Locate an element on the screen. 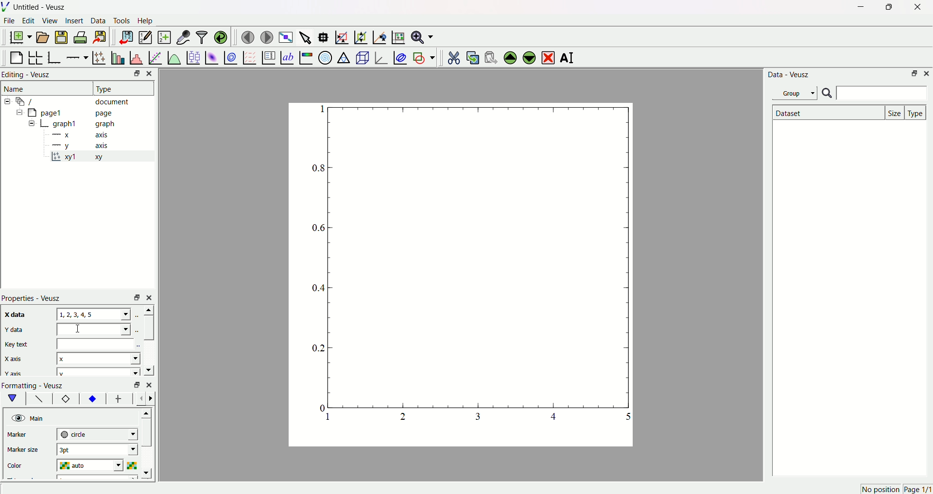 The image size is (933, 494). pagel1 page is located at coordinates (78, 113).